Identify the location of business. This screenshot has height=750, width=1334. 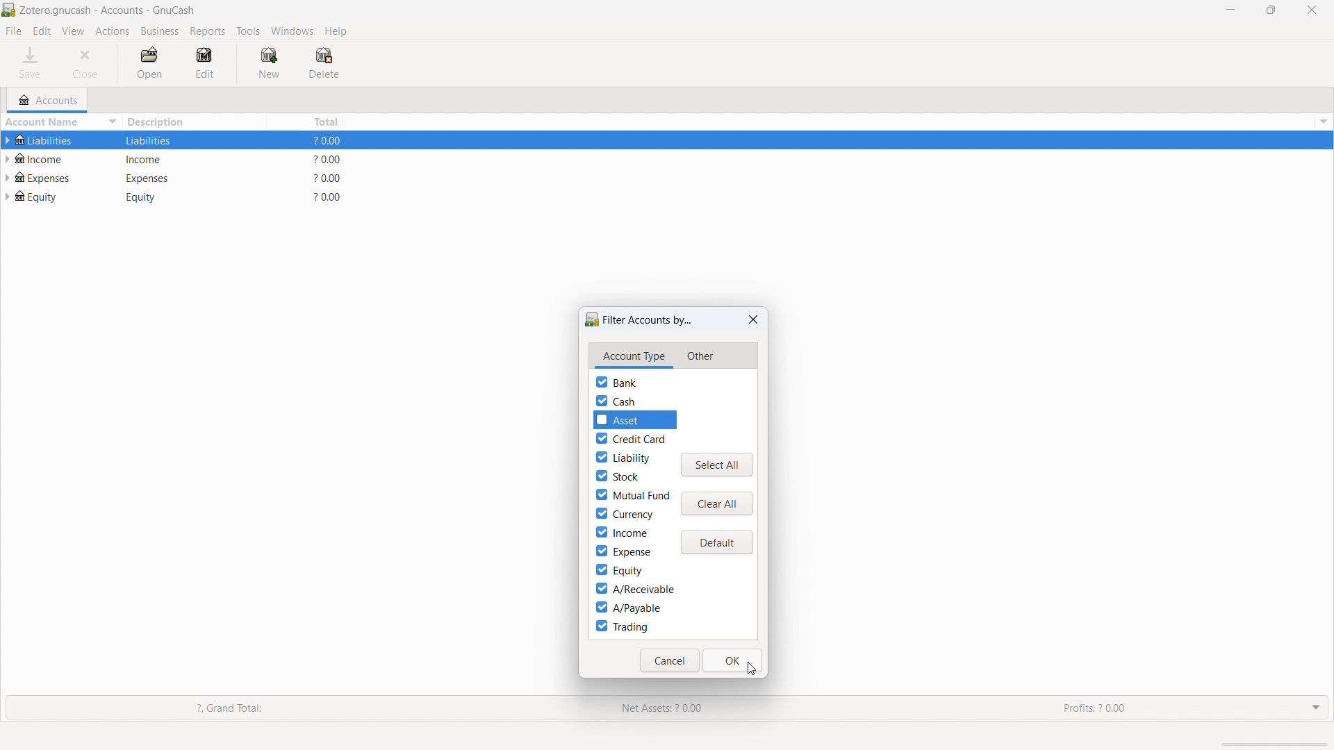
(160, 31).